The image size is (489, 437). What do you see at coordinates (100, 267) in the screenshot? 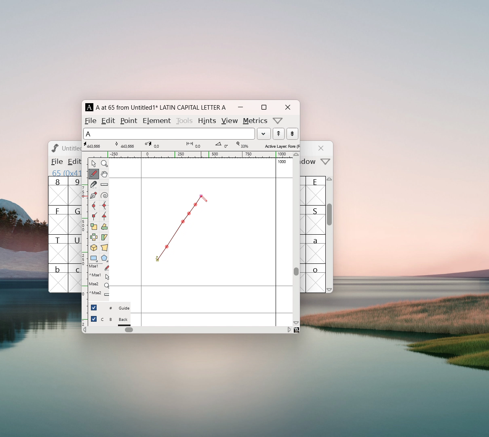
I see `Mse1` at bounding box center [100, 267].